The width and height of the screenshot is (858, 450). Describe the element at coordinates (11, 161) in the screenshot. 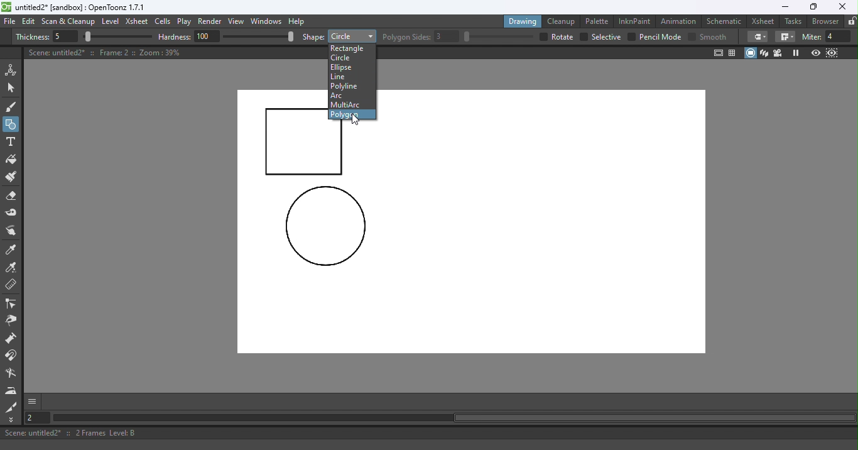

I see `Fill tool` at that location.